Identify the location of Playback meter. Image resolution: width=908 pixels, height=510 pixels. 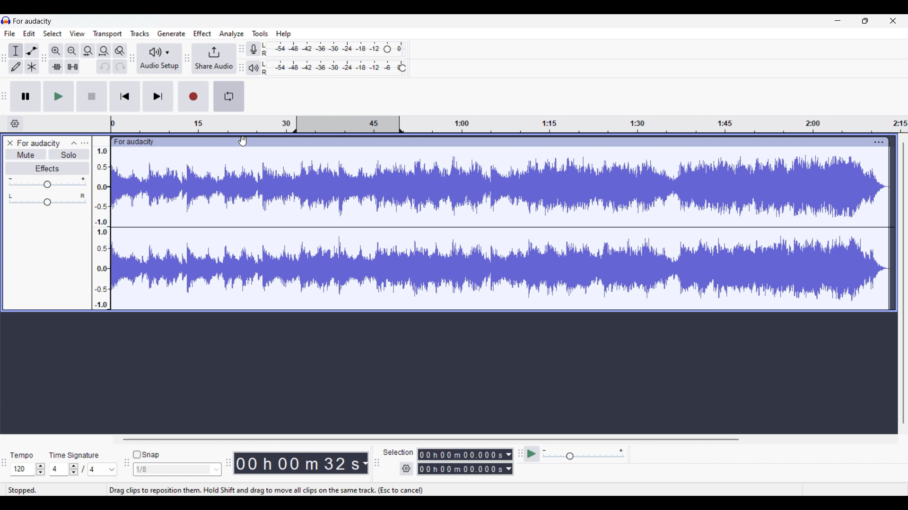
(253, 68).